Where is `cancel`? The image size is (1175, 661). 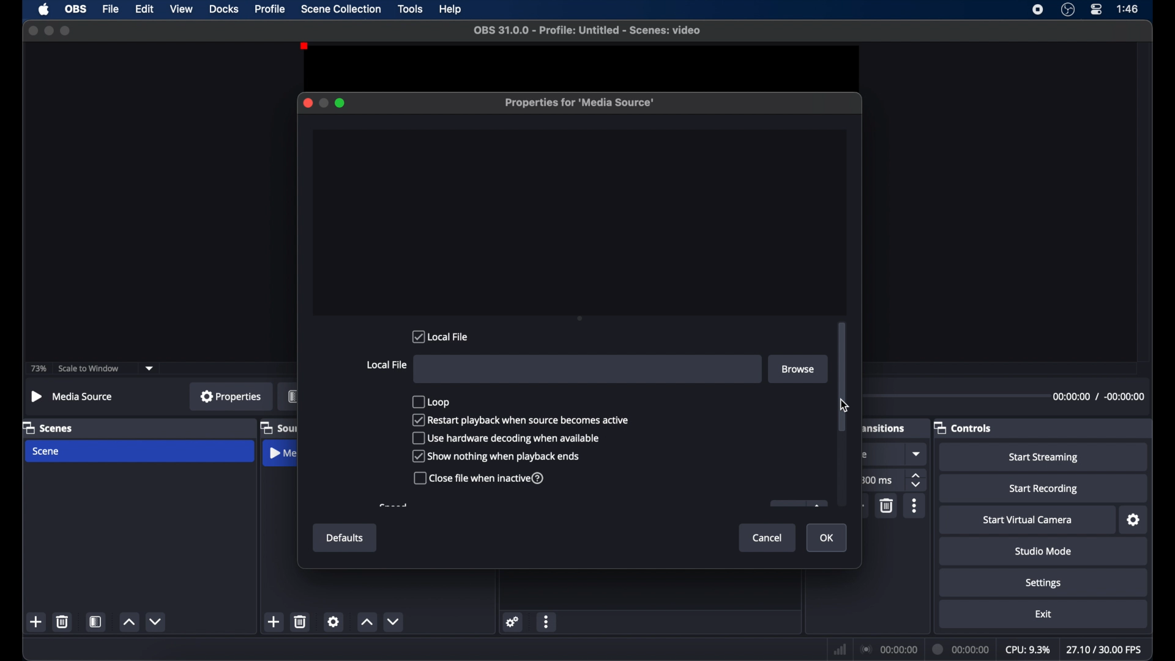 cancel is located at coordinates (768, 539).